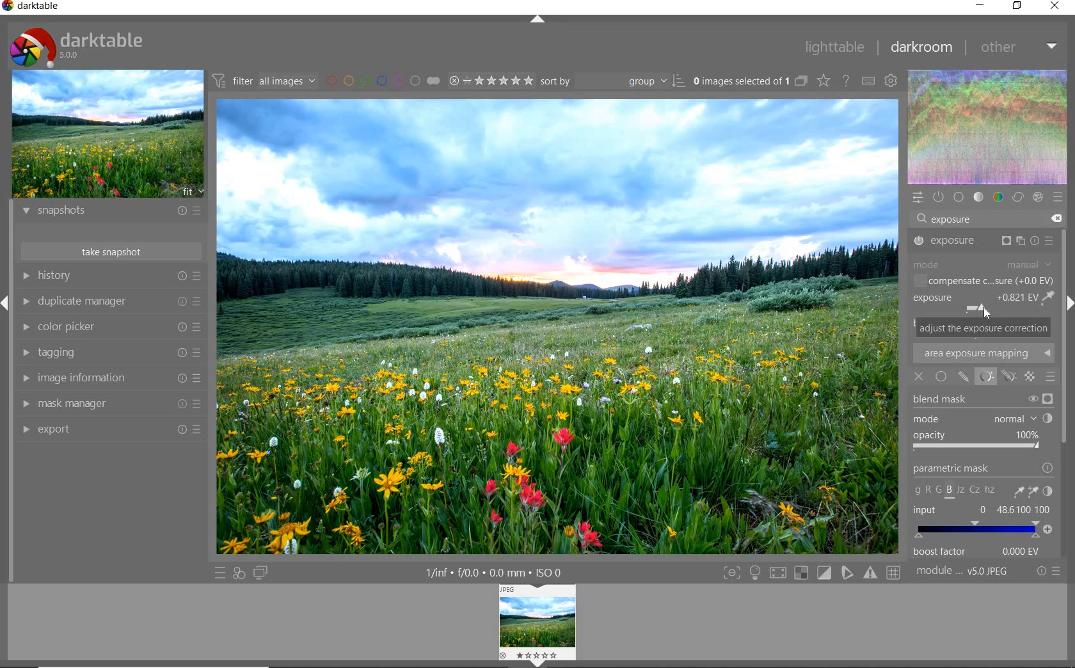 The width and height of the screenshot is (1075, 668). What do you see at coordinates (982, 419) in the screenshot?
I see `mode: normal` at bounding box center [982, 419].